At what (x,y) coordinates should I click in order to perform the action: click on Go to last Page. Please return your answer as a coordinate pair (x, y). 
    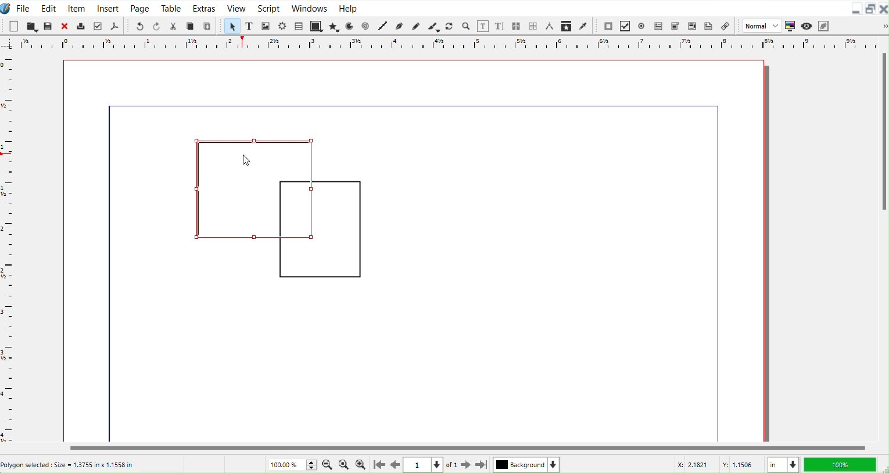
    Looking at the image, I should click on (482, 466).